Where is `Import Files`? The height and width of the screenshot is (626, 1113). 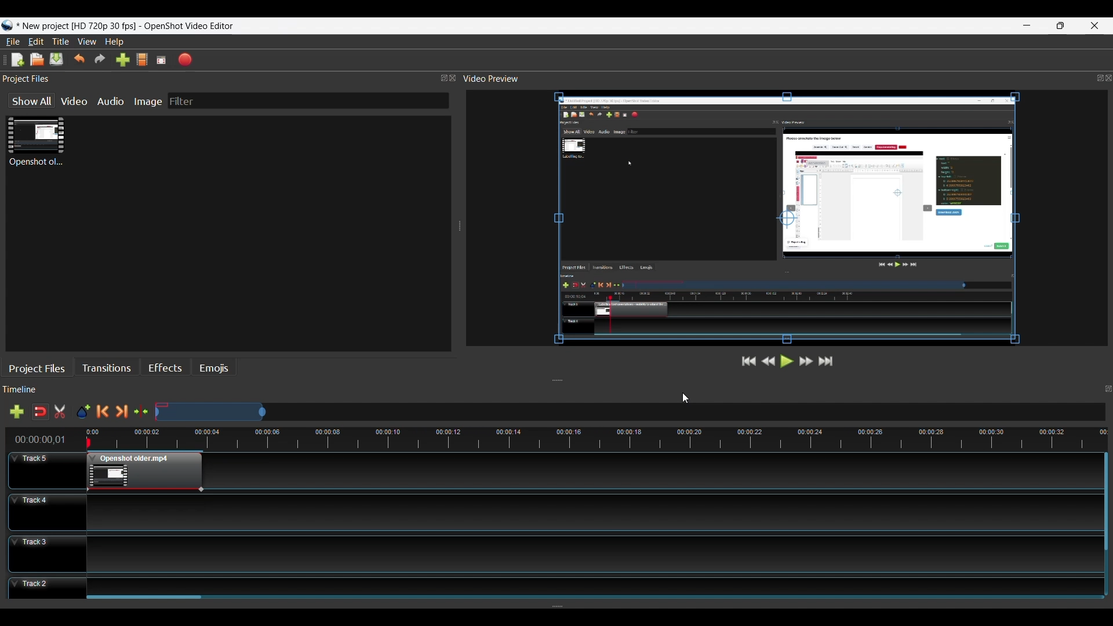
Import Files is located at coordinates (123, 60).